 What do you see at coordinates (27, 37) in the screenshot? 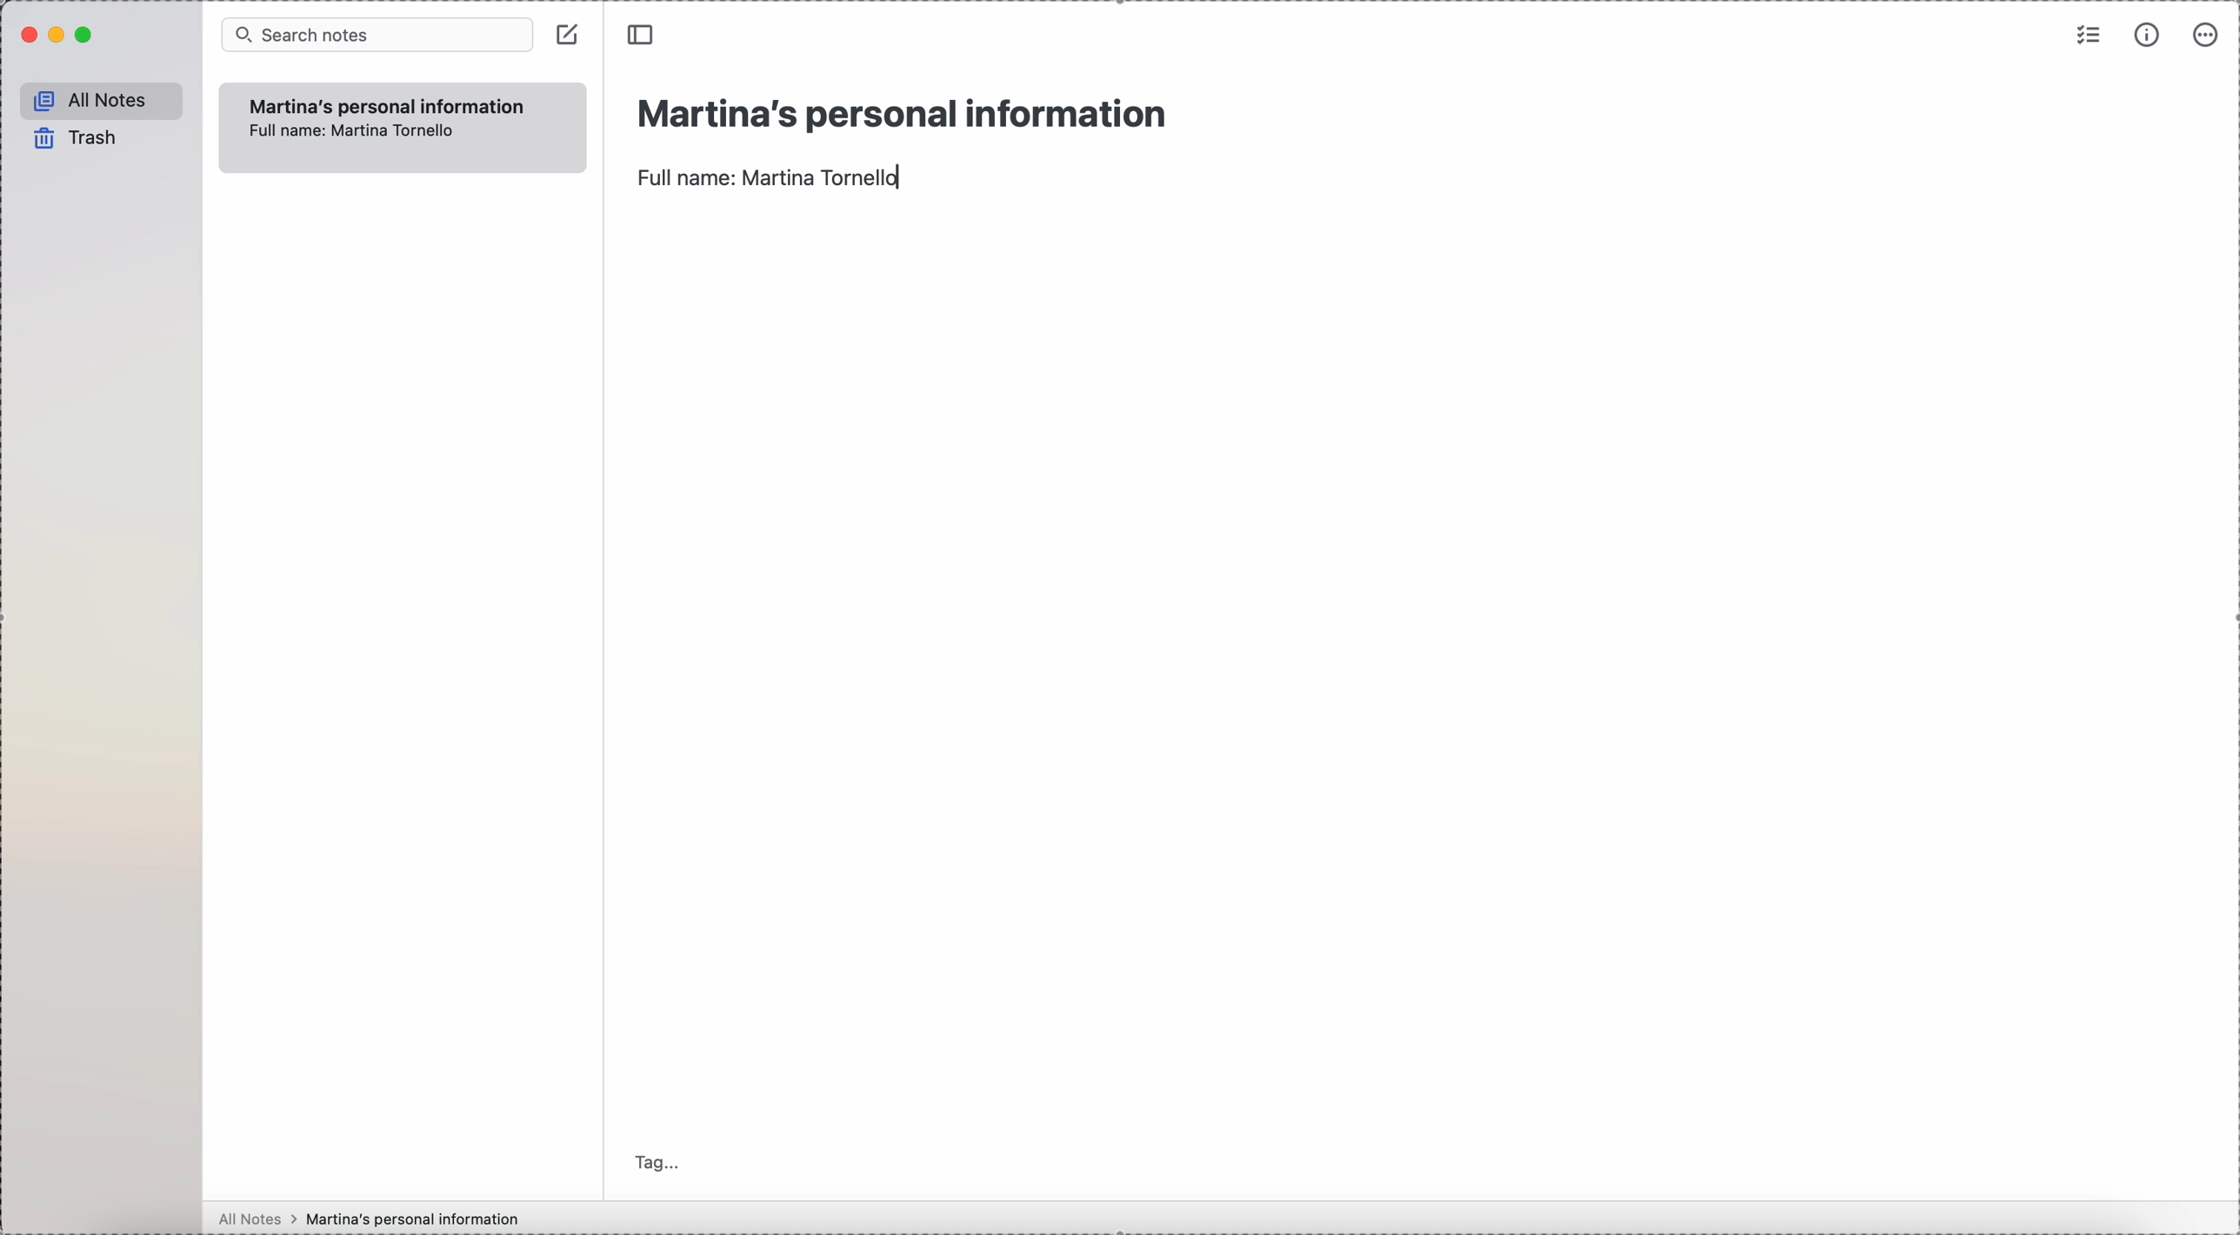
I see `close Simplenote` at bounding box center [27, 37].